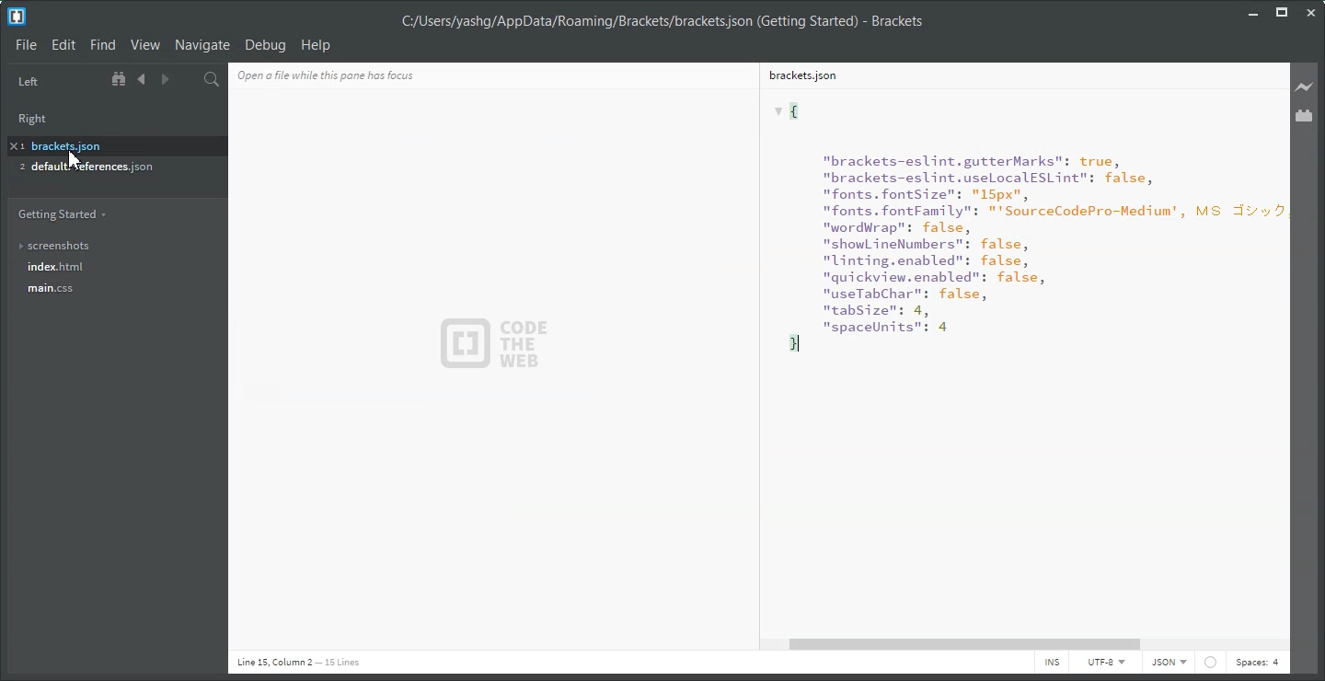 The image size is (1325, 681). What do you see at coordinates (1015, 75) in the screenshot?
I see `brackets.json File` at bounding box center [1015, 75].